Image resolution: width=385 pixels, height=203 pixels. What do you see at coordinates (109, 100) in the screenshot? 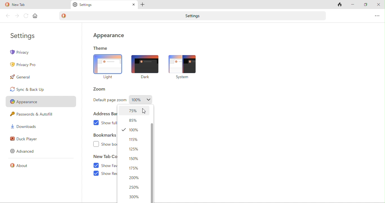
I see `default page zoom` at bounding box center [109, 100].